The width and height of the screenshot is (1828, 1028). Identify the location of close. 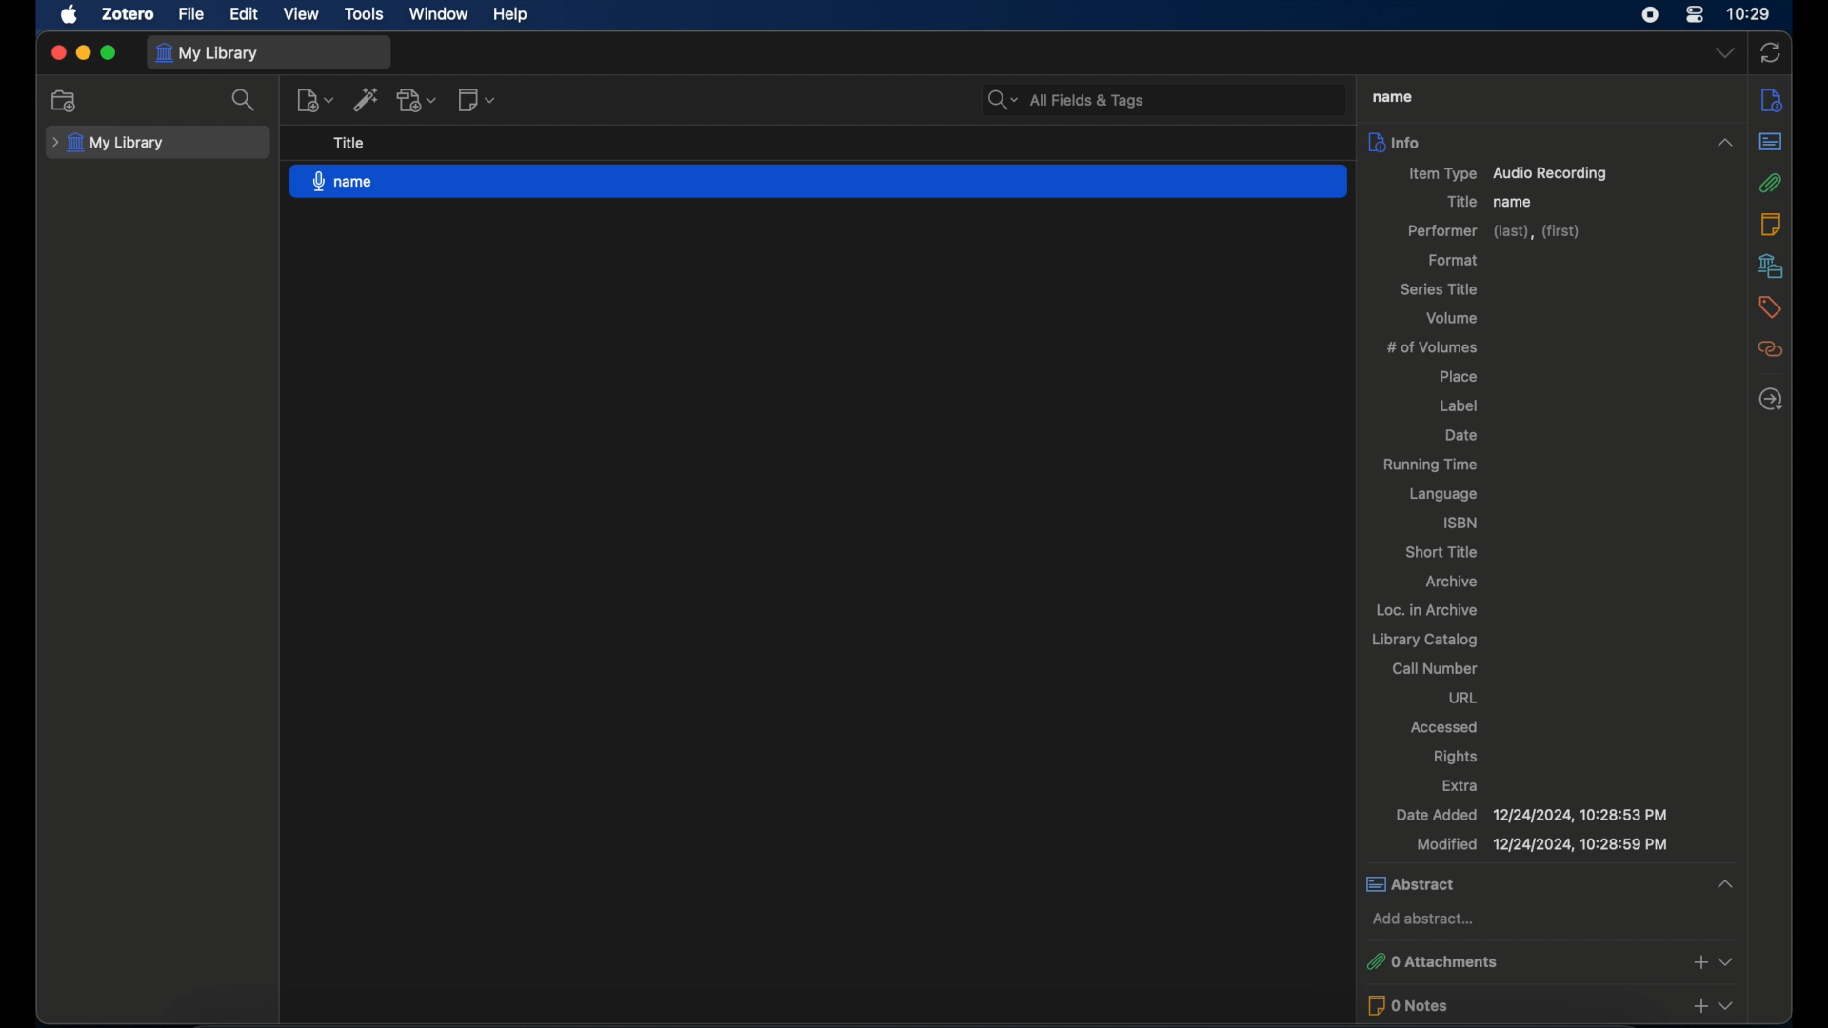
(57, 53).